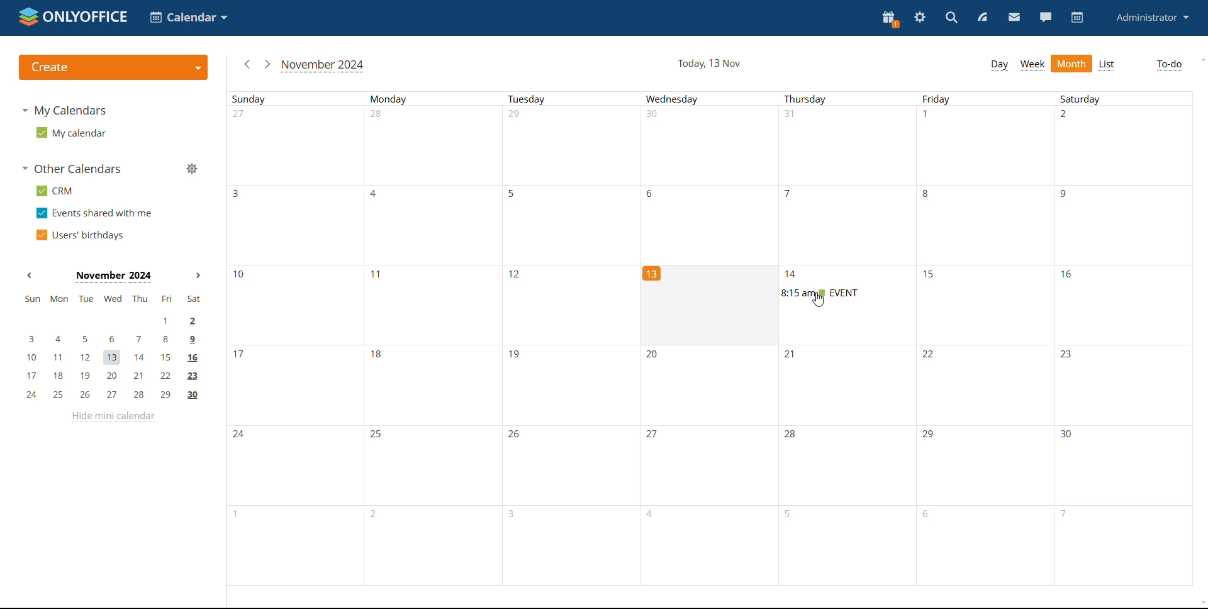 The width and height of the screenshot is (1208, 609). Describe the element at coordinates (983, 19) in the screenshot. I see `feed` at that location.